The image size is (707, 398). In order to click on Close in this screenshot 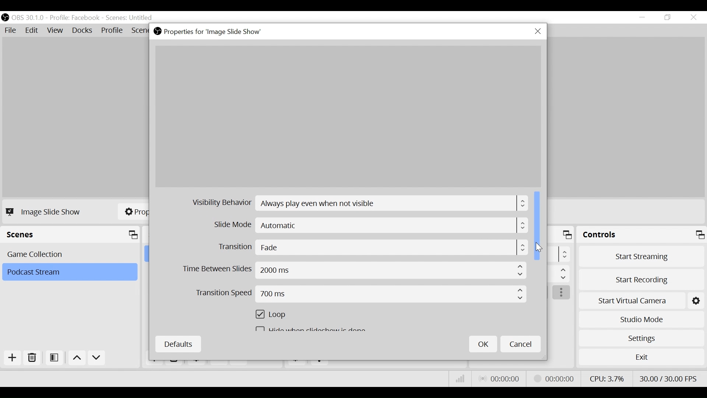, I will do `click(538, 32)`.